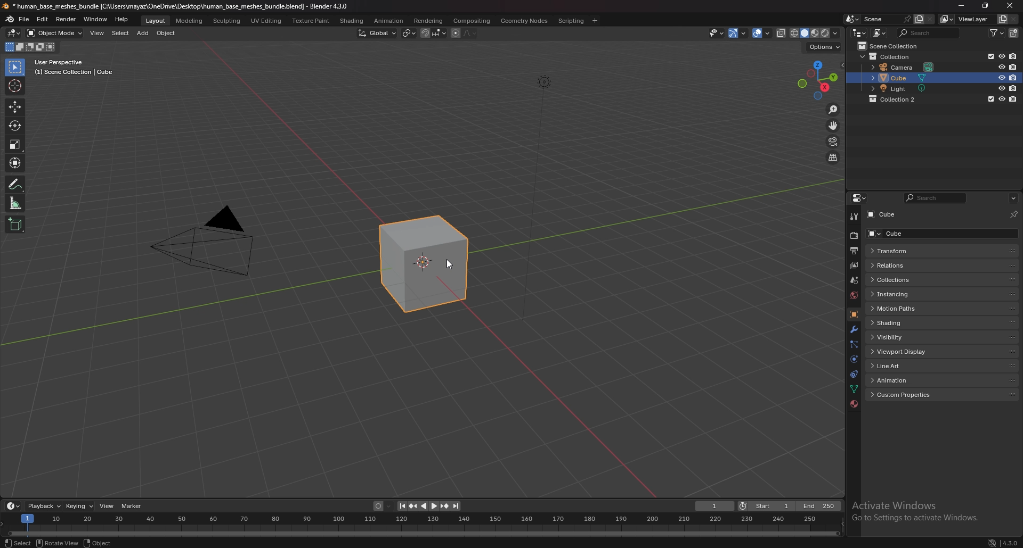 The height and width of the screenshot is (548, 1023). What do you see at coordinates (96, 20) in the screenshot?
I see `window` at bounding box center [96, 20].